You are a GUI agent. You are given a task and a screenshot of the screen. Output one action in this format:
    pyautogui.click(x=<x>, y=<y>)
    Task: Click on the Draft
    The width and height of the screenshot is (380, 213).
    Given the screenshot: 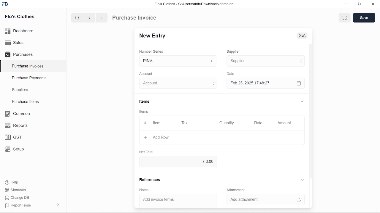 What is the action you would take?
    pyautogui.click(x=302, y=36)
    